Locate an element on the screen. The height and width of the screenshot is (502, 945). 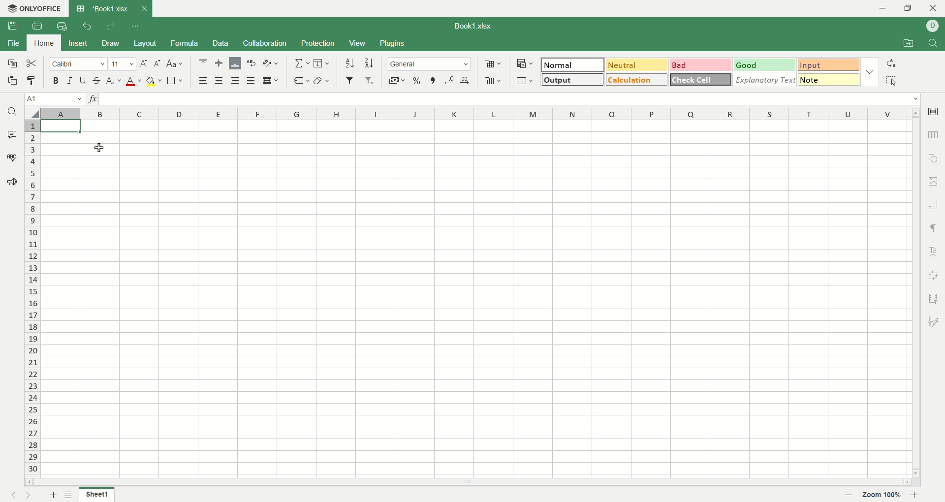
border is located at coordinates (176, 81).